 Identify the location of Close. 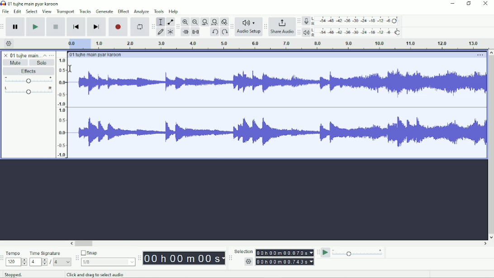
(485, 4).